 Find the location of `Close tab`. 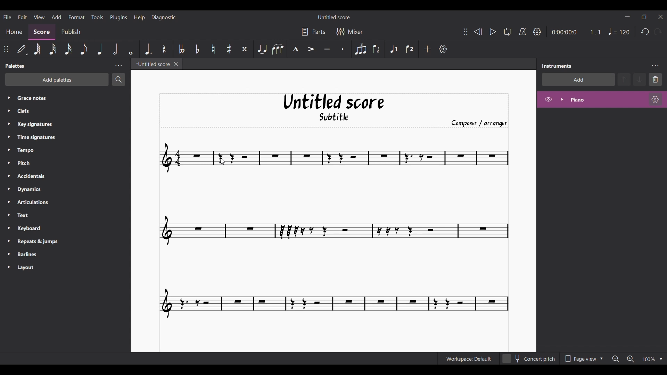

Close tab is located at coordinates (176, 64).